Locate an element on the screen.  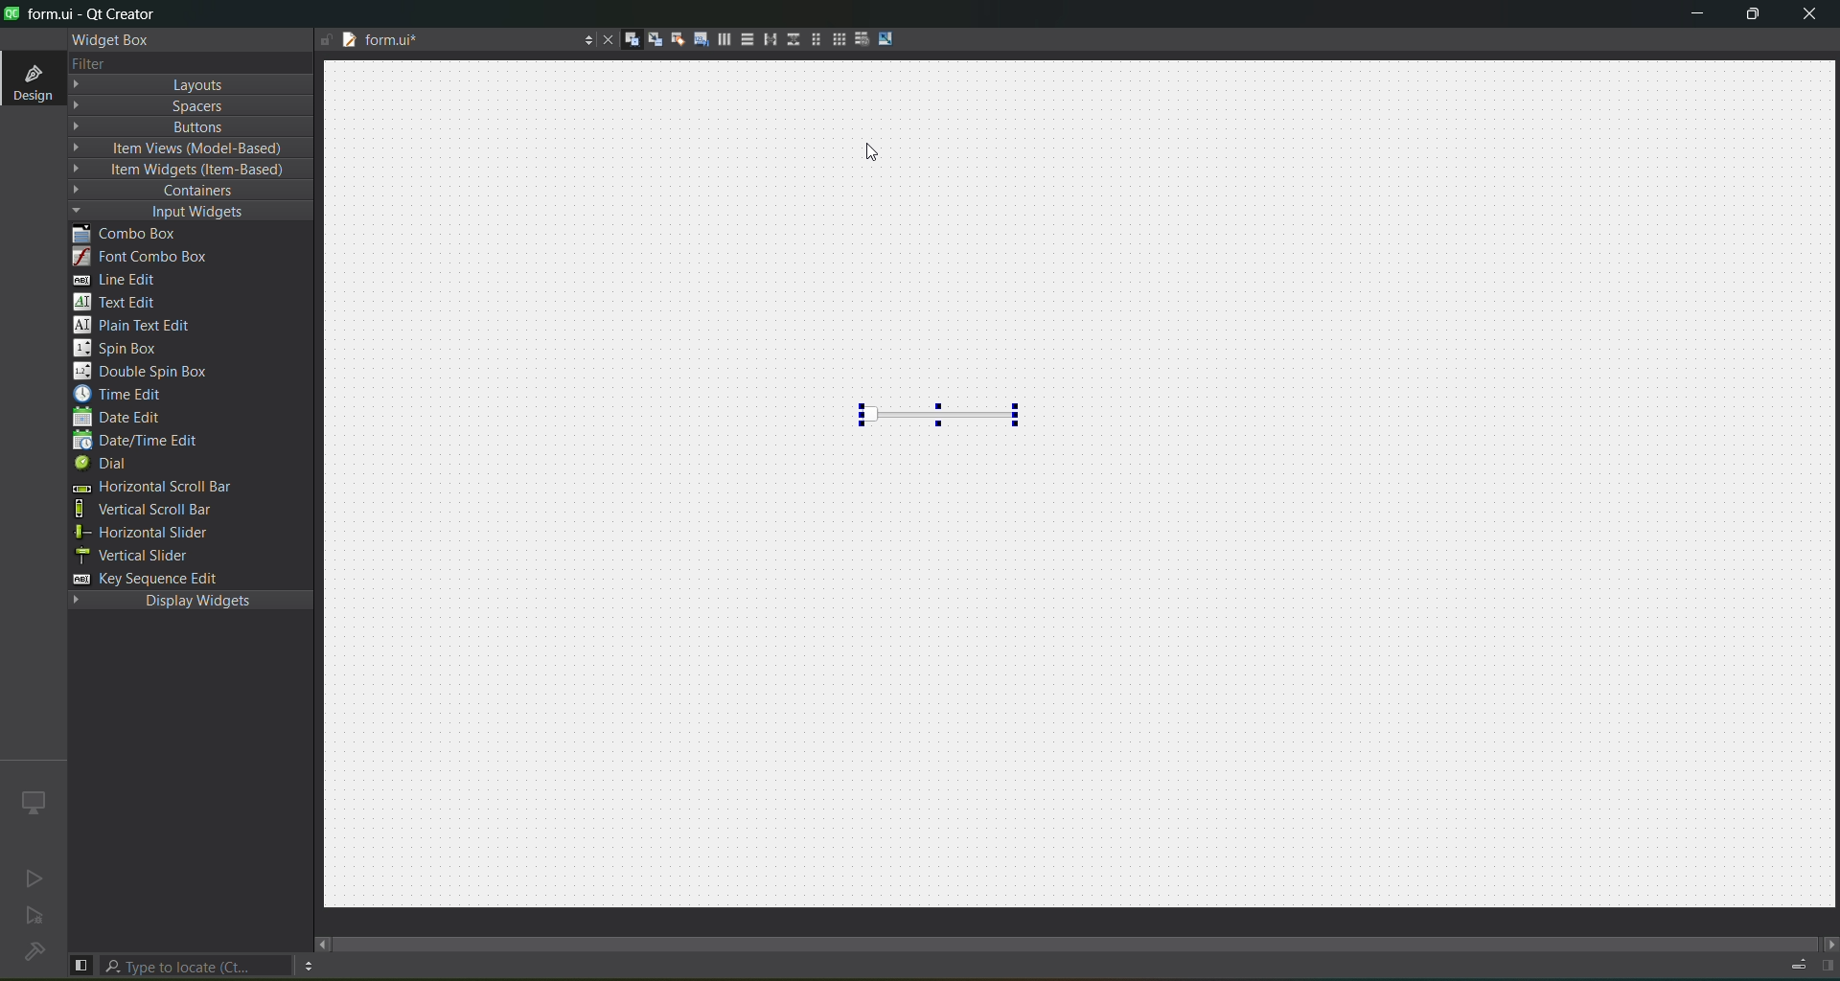
horizontal scroll bar is located at coordinates (186, 487).